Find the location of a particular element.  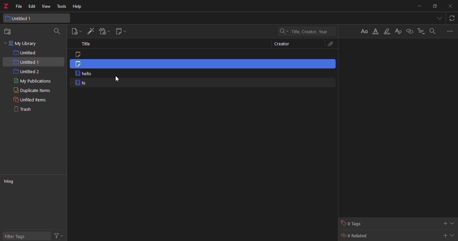

sync is located at coordinates (452, 18).